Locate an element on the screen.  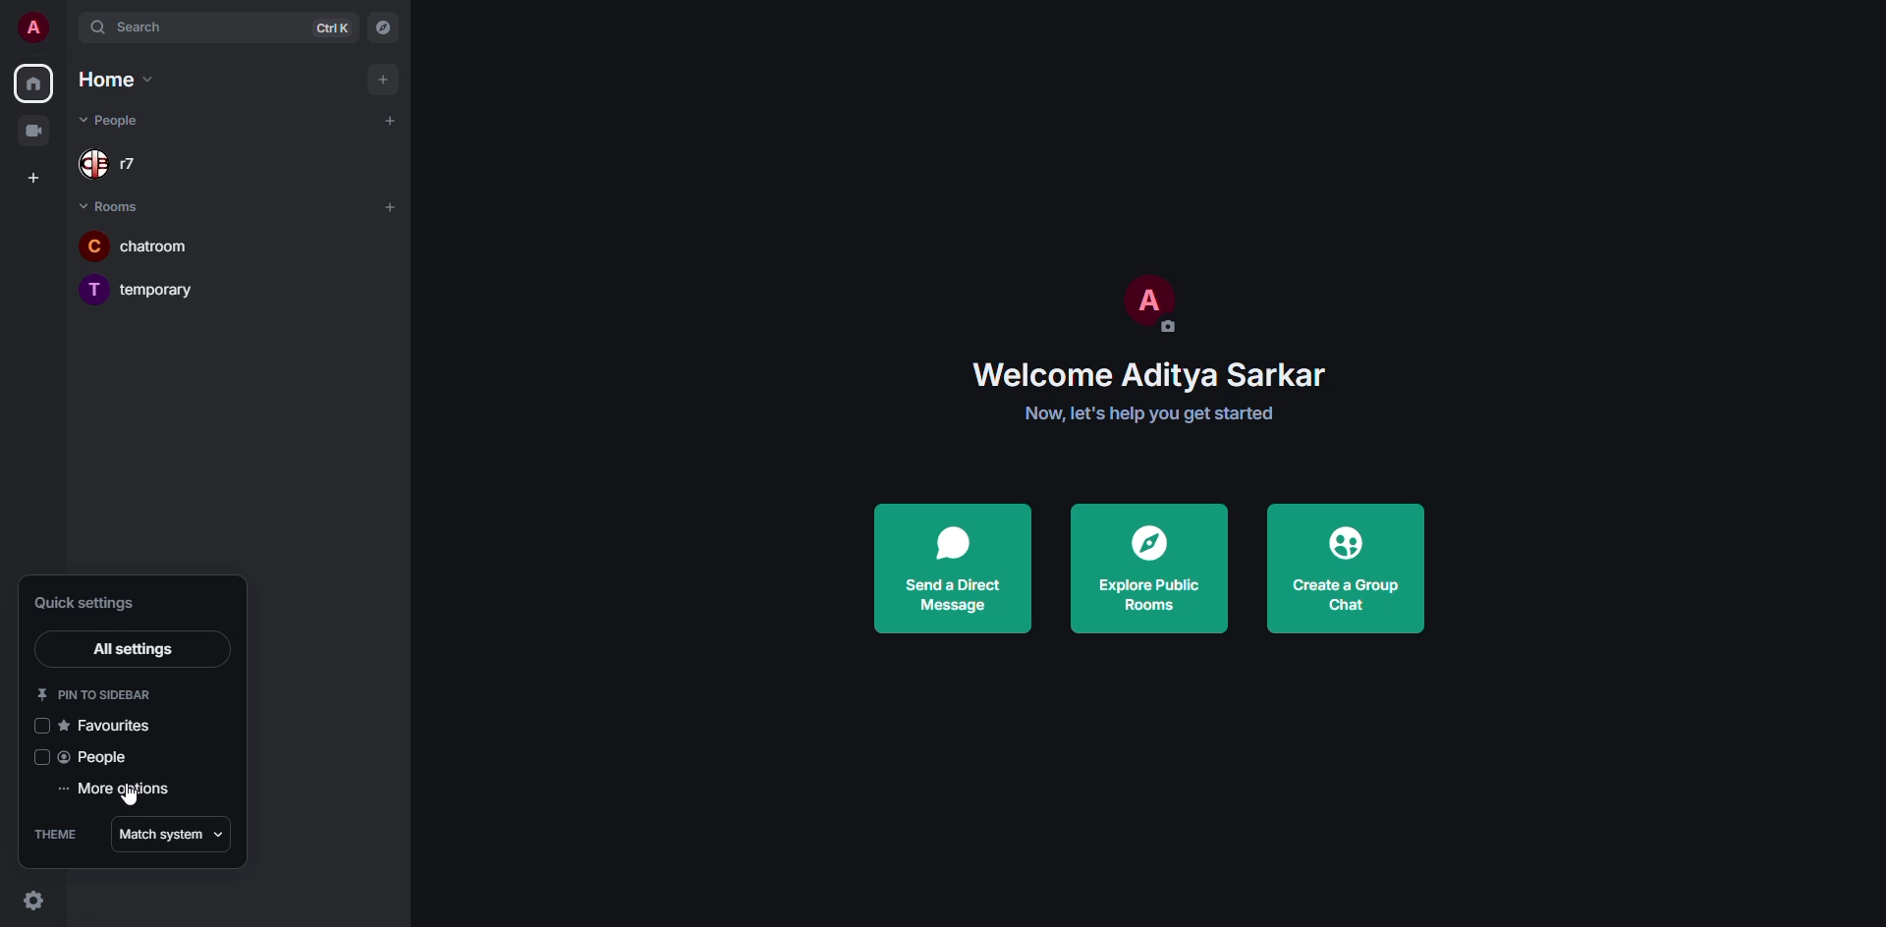
add is located at coordinates (389, 206).